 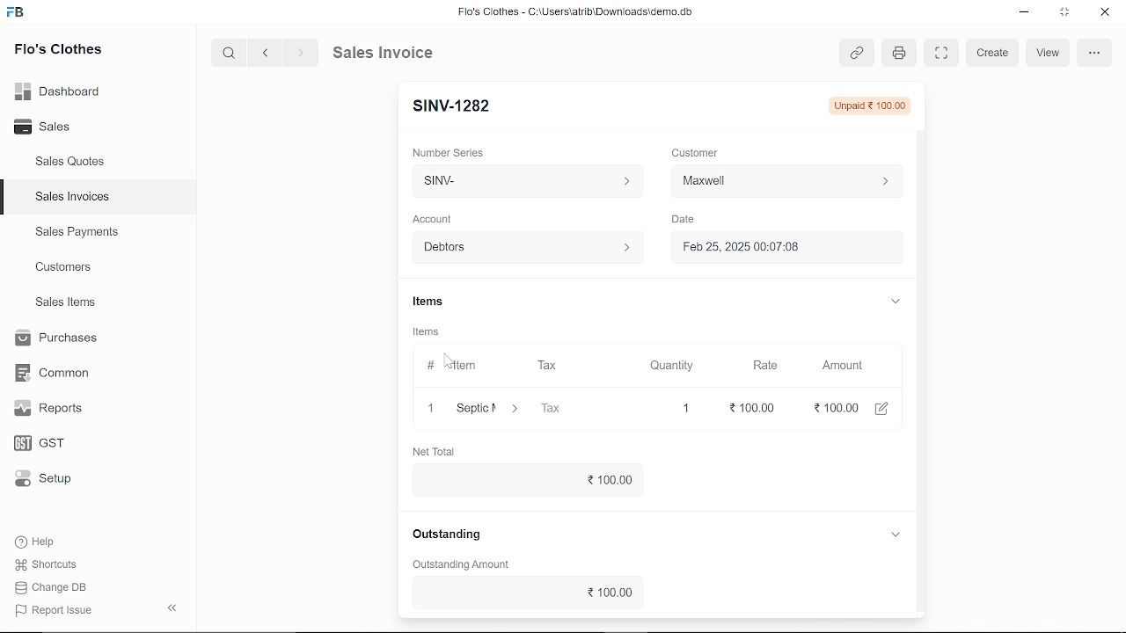 What do you see at coordinates (55, 373) in the screenshot?
I see `Common` at bounding box center [55, 373].